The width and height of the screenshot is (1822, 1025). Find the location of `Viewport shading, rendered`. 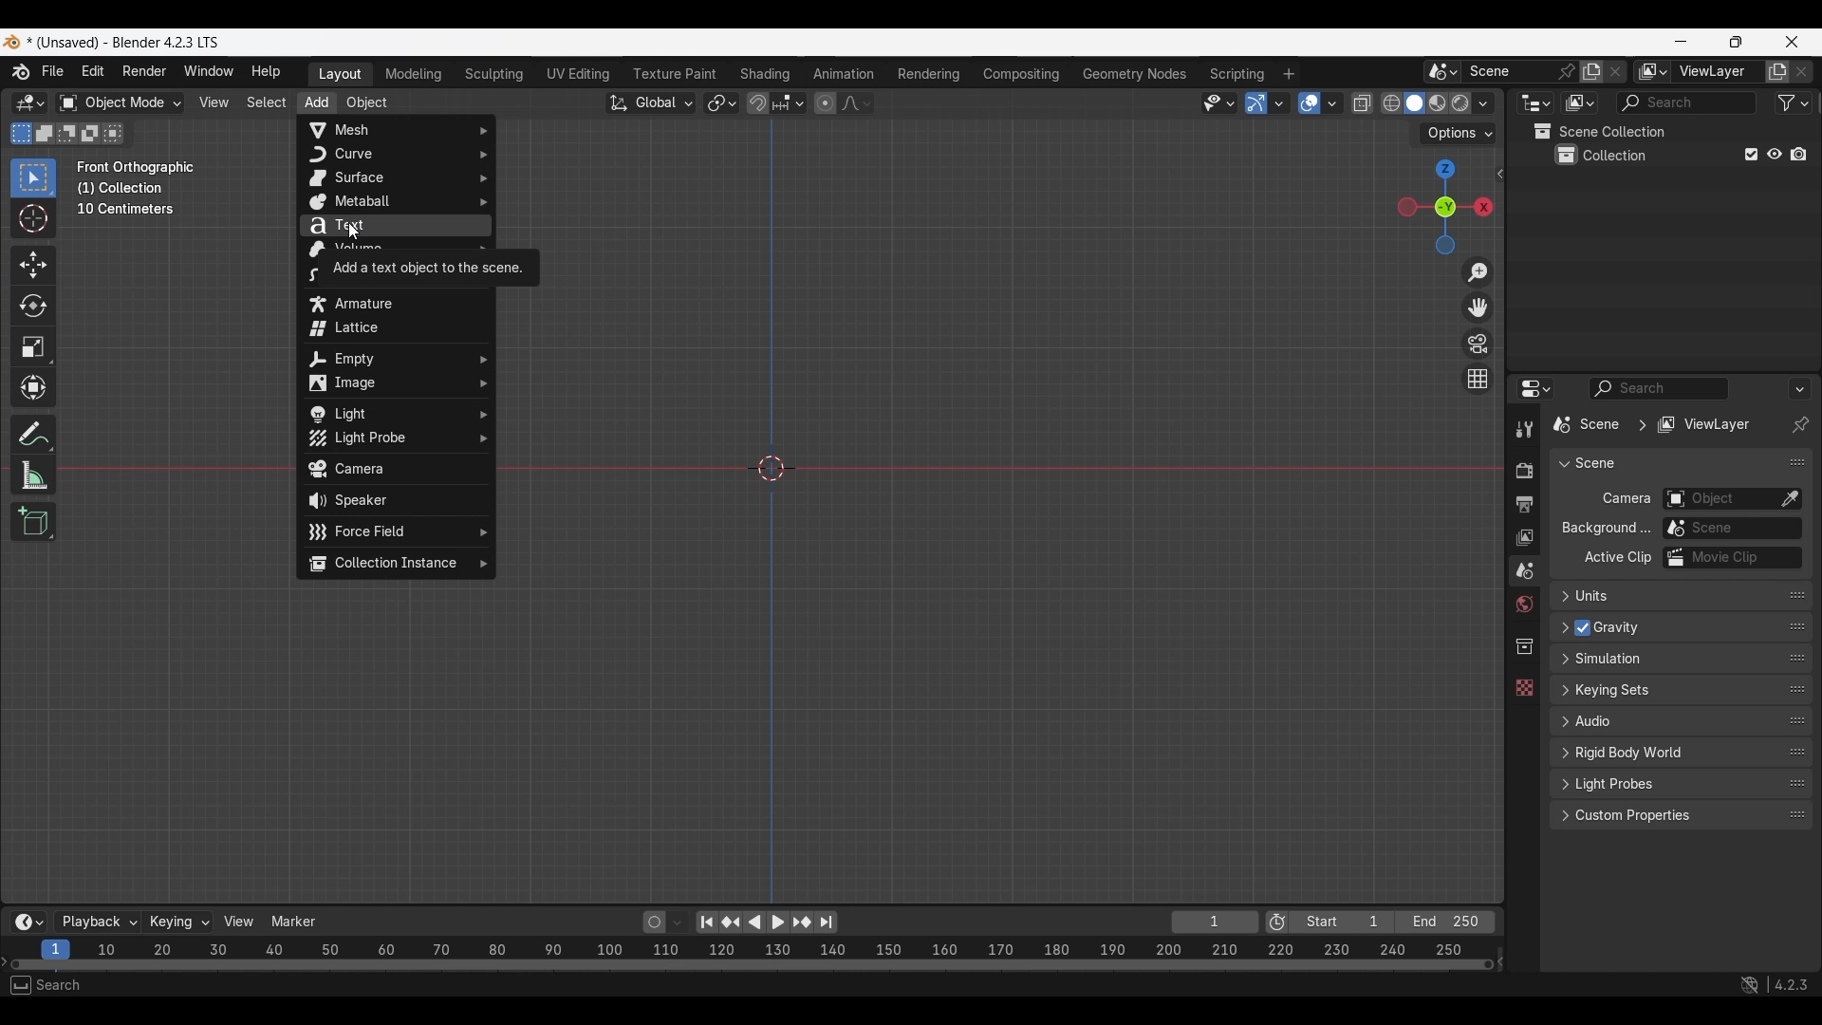

Viewport shading, rendered is located at coordinates (1459, 102).